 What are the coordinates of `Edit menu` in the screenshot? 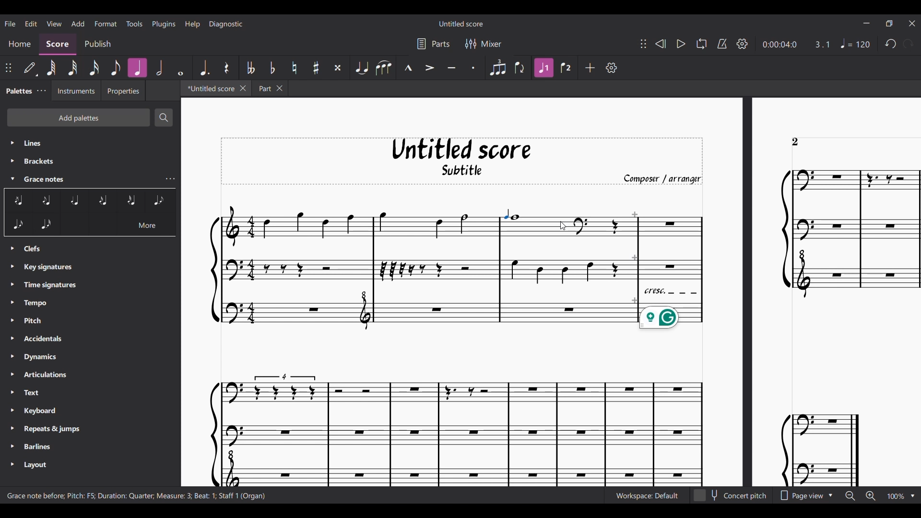 It's located at (31, 23).